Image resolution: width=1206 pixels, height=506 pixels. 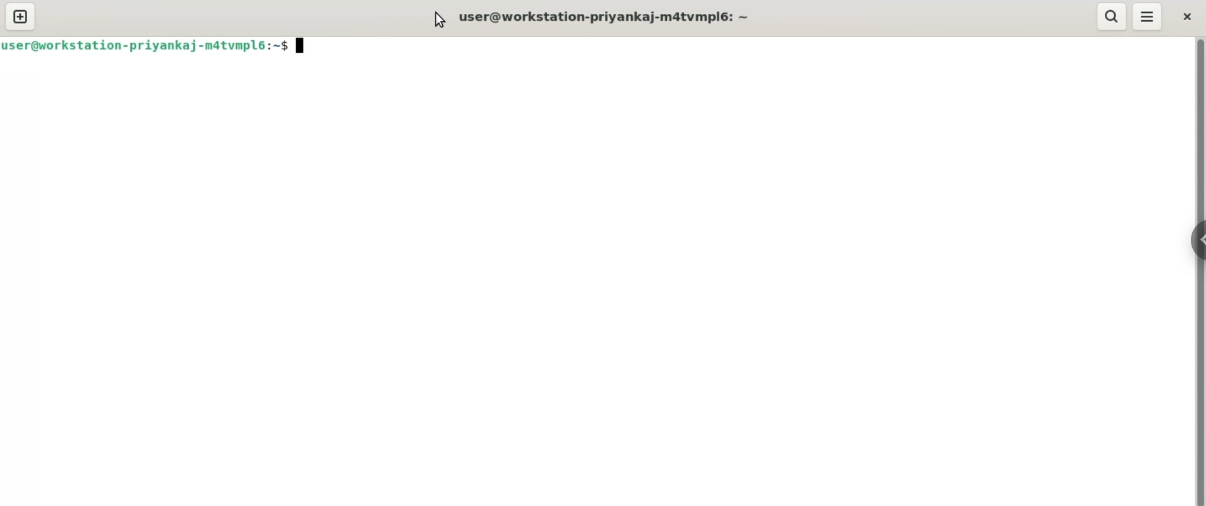 What do you see at coordinates (1148, 17) in the screenshot?
I see `menu` at bounding box center [1148, 17].